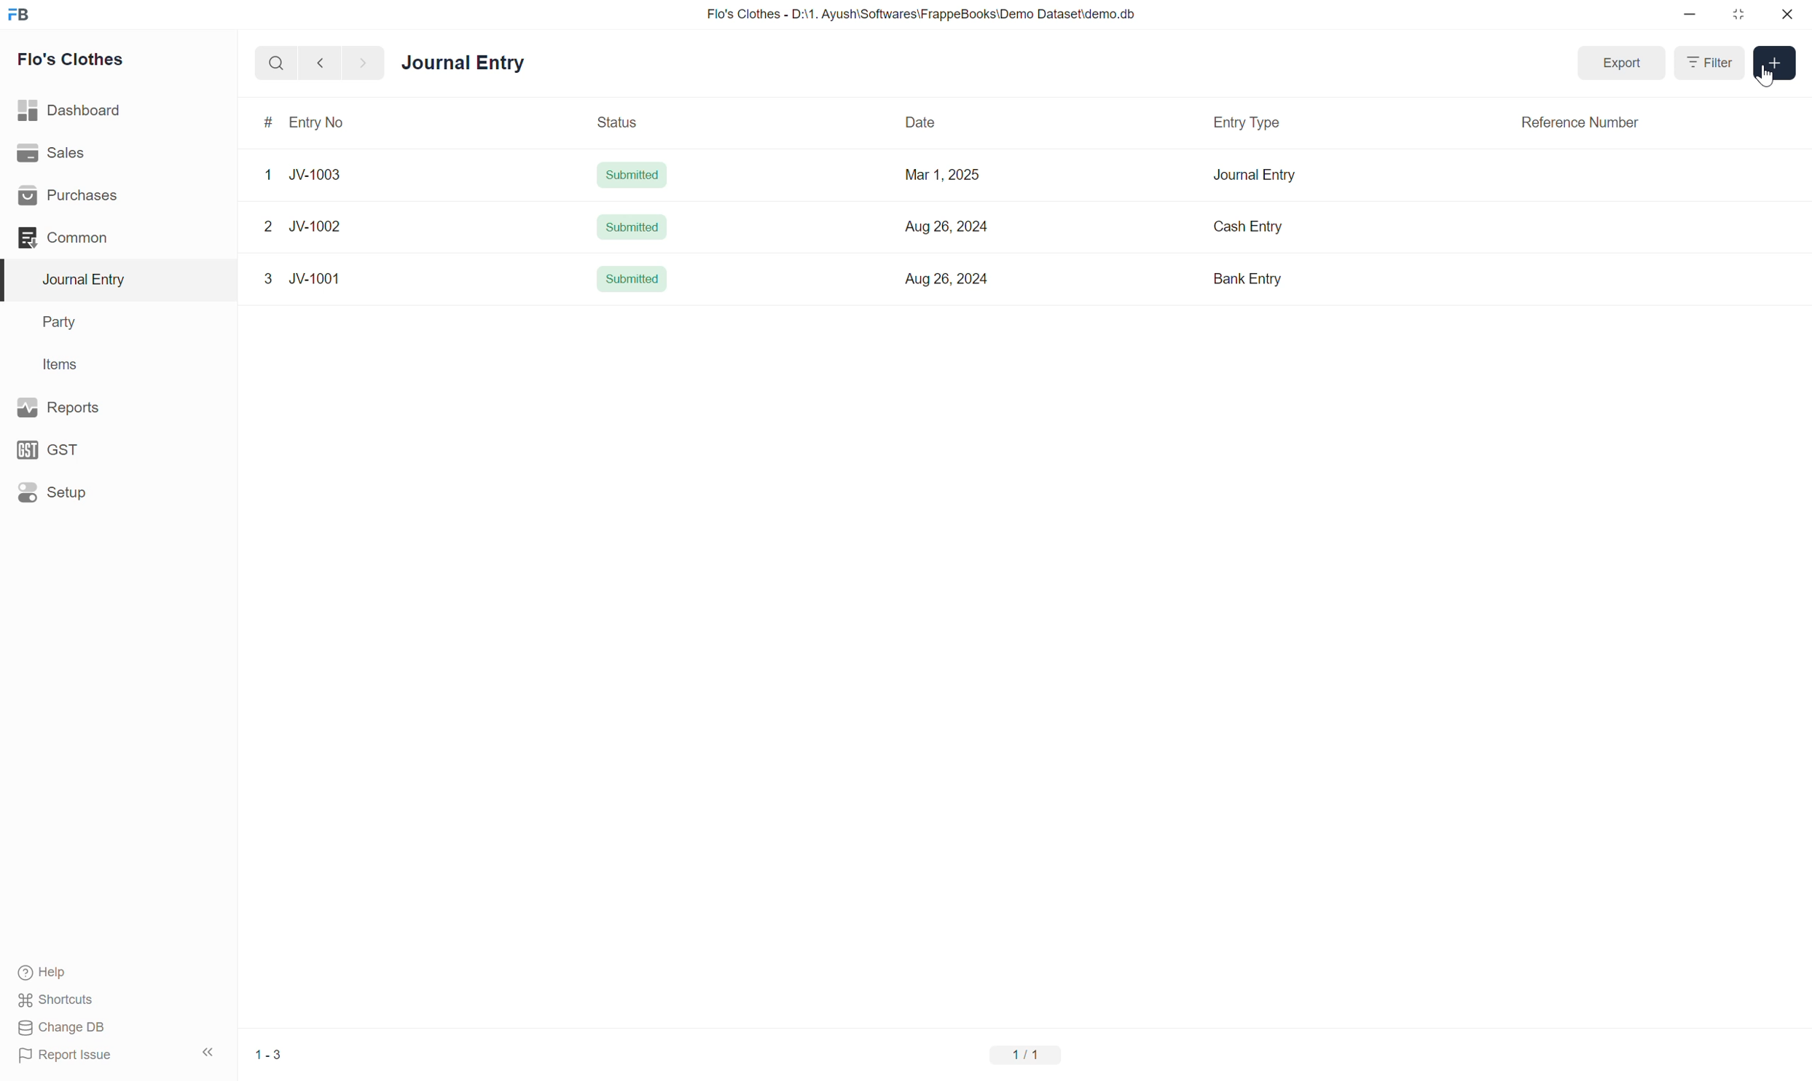 This screenshot has height=1081, width=1812. I want to click on 1/1, so click(1029, 1056).